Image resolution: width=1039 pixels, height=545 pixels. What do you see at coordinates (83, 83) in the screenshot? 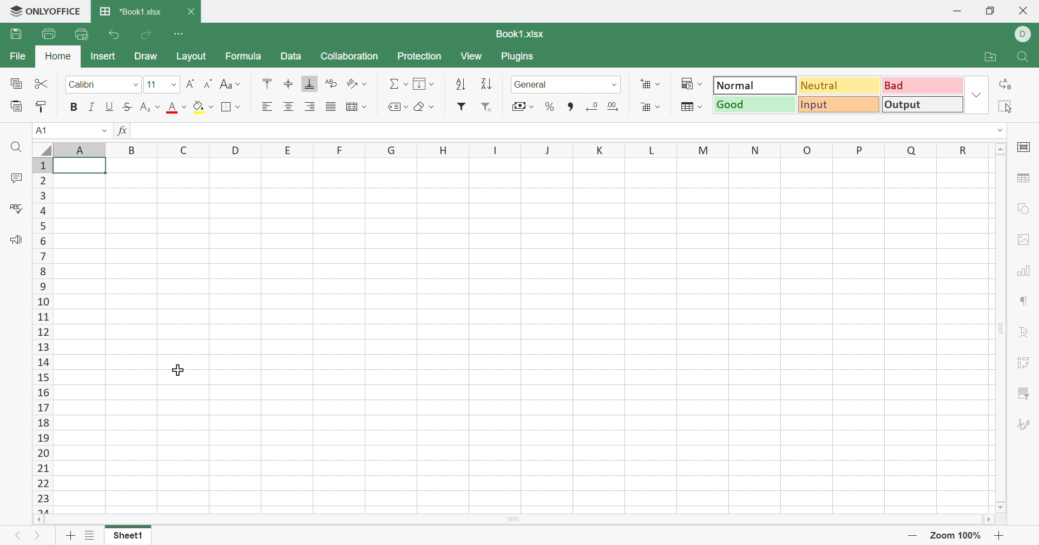
I see `Calibri` at bounding box center [83, 83].